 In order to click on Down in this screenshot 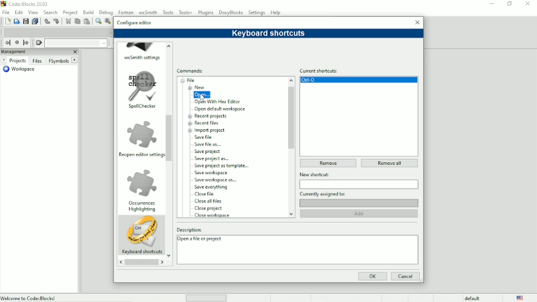, I will do `click(291, 213)`.